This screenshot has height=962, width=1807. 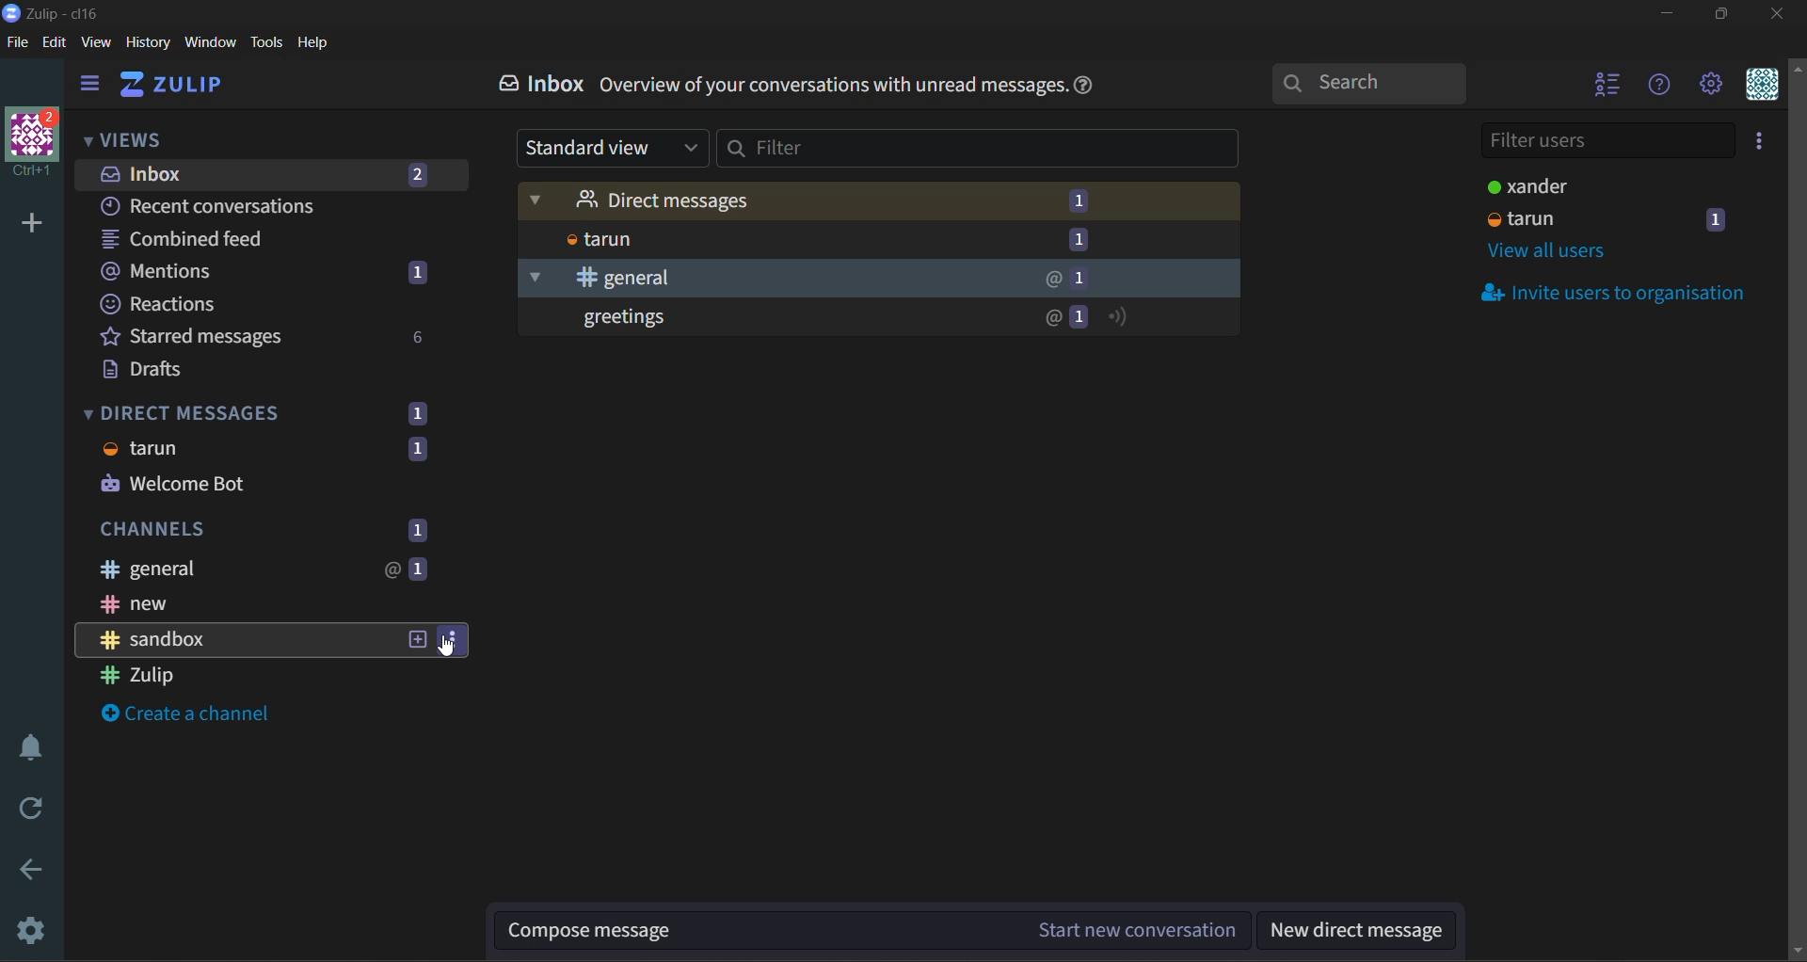 I want to click on new direct message, so click(x=1364, y=931).